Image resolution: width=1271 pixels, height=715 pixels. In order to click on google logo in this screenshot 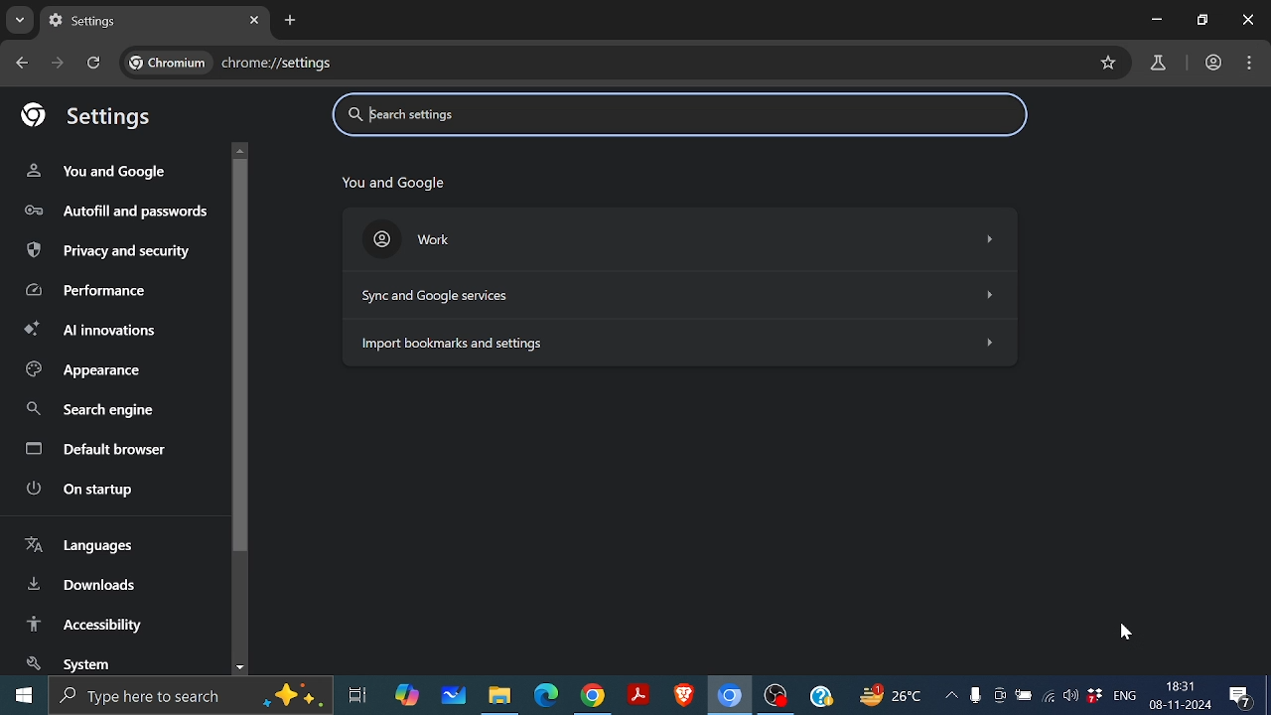, I will do `click(30, 114)`.